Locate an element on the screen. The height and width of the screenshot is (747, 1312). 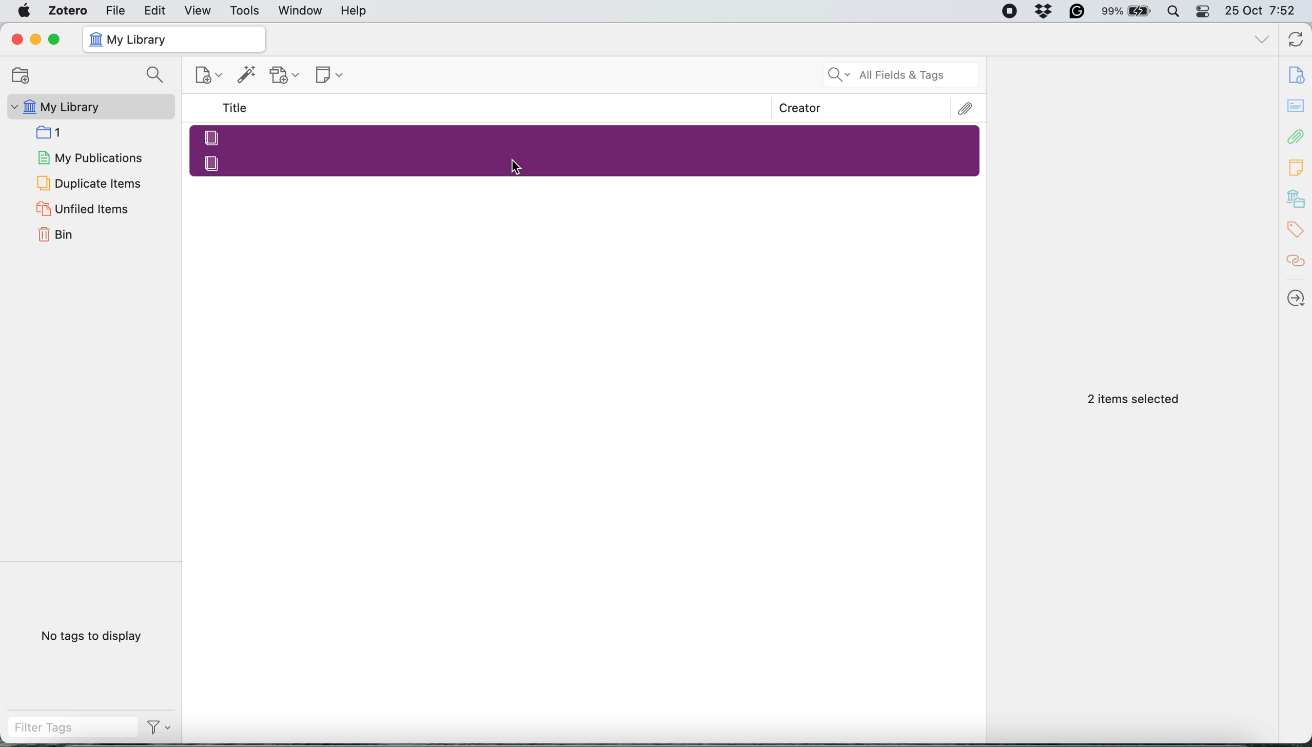
Close is located at coordinates (16, 39).